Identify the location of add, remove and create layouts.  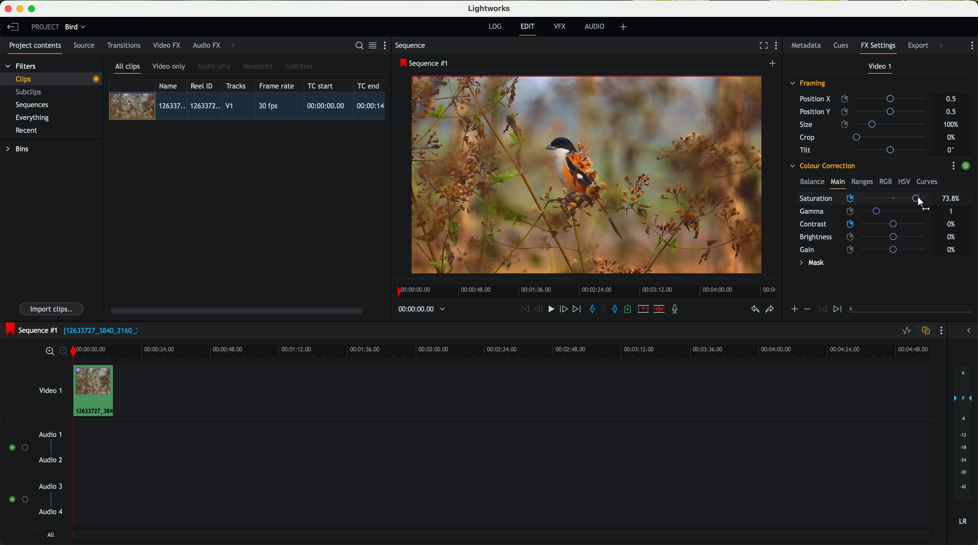
(625, 27).